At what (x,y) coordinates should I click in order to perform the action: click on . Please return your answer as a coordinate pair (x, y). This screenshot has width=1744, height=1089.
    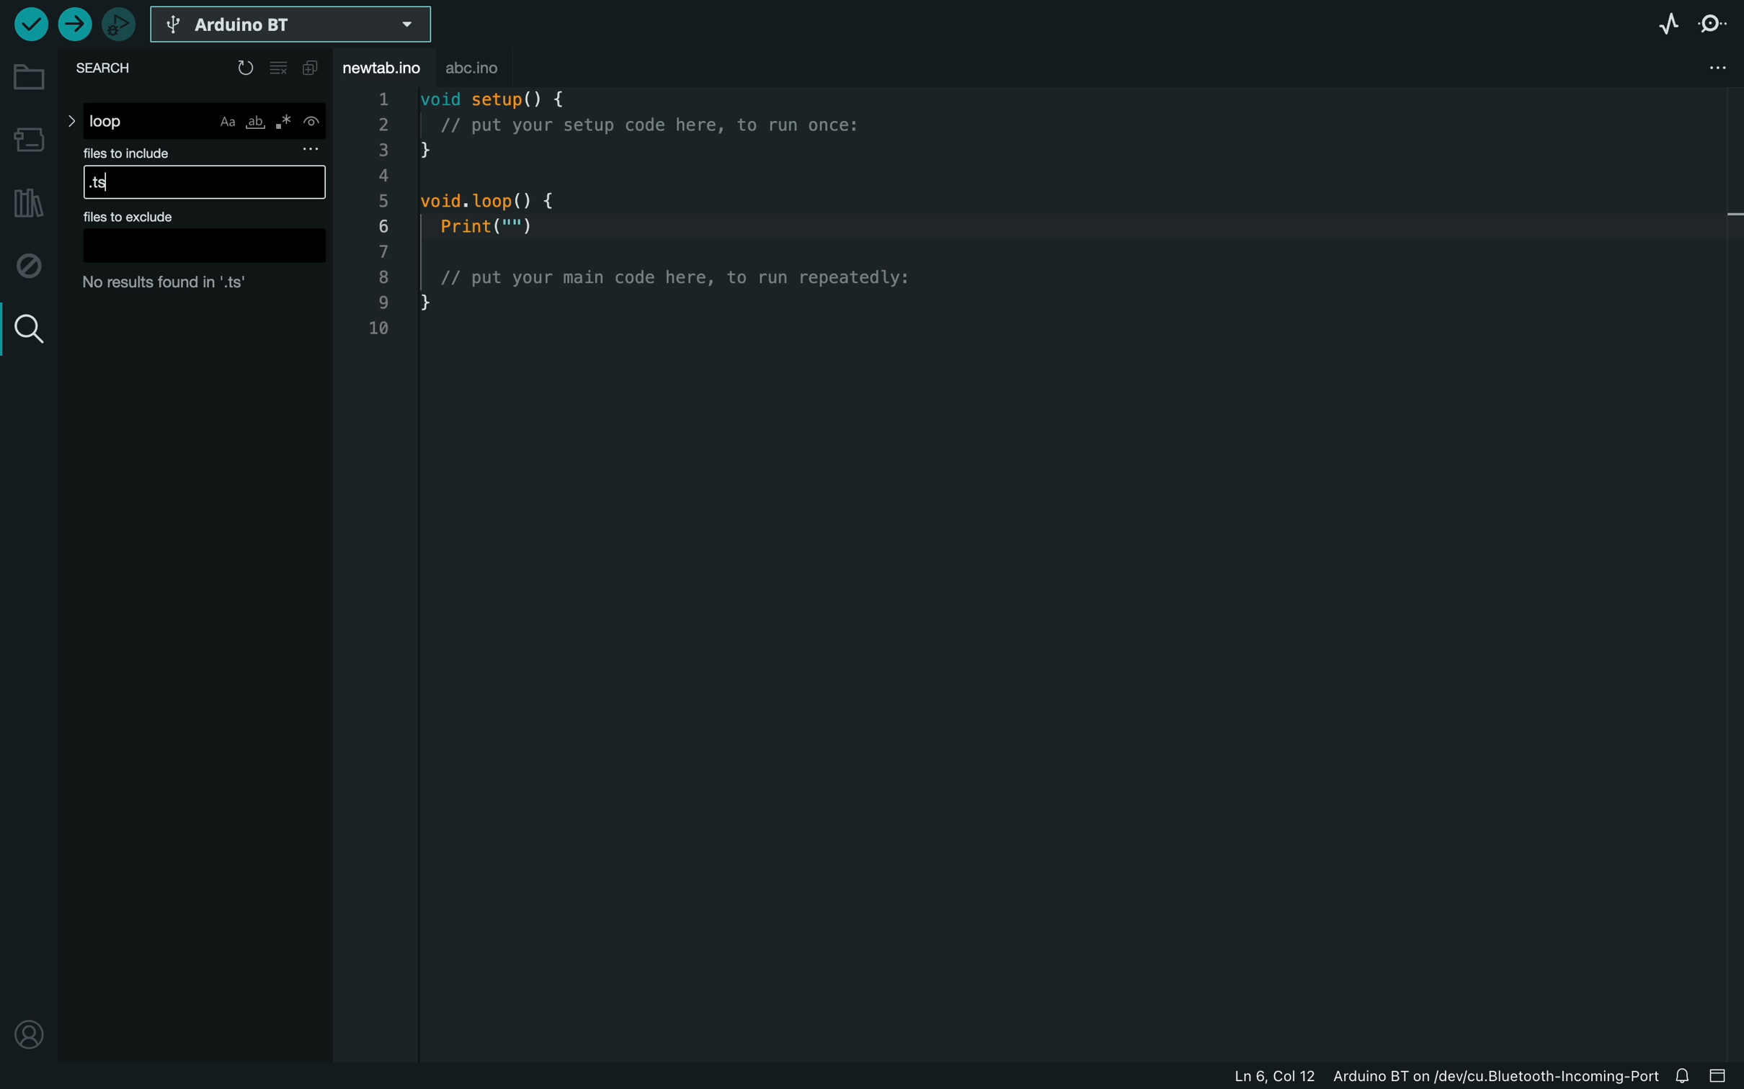
    Looking at the image, I should click on (204, 248).